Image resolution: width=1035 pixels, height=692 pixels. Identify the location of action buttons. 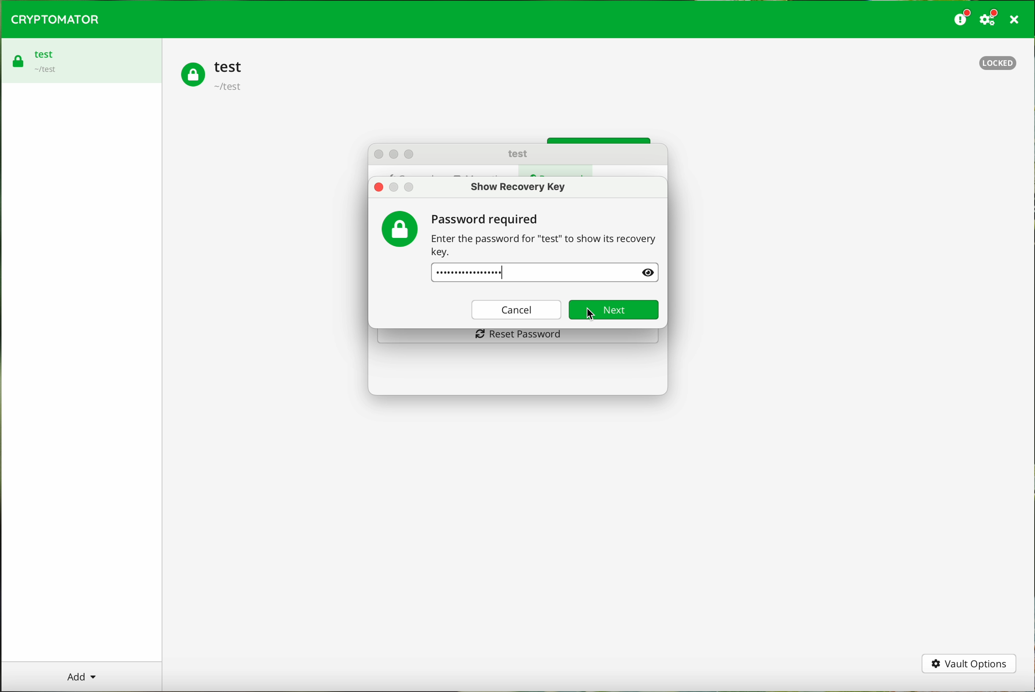
(395, 153).